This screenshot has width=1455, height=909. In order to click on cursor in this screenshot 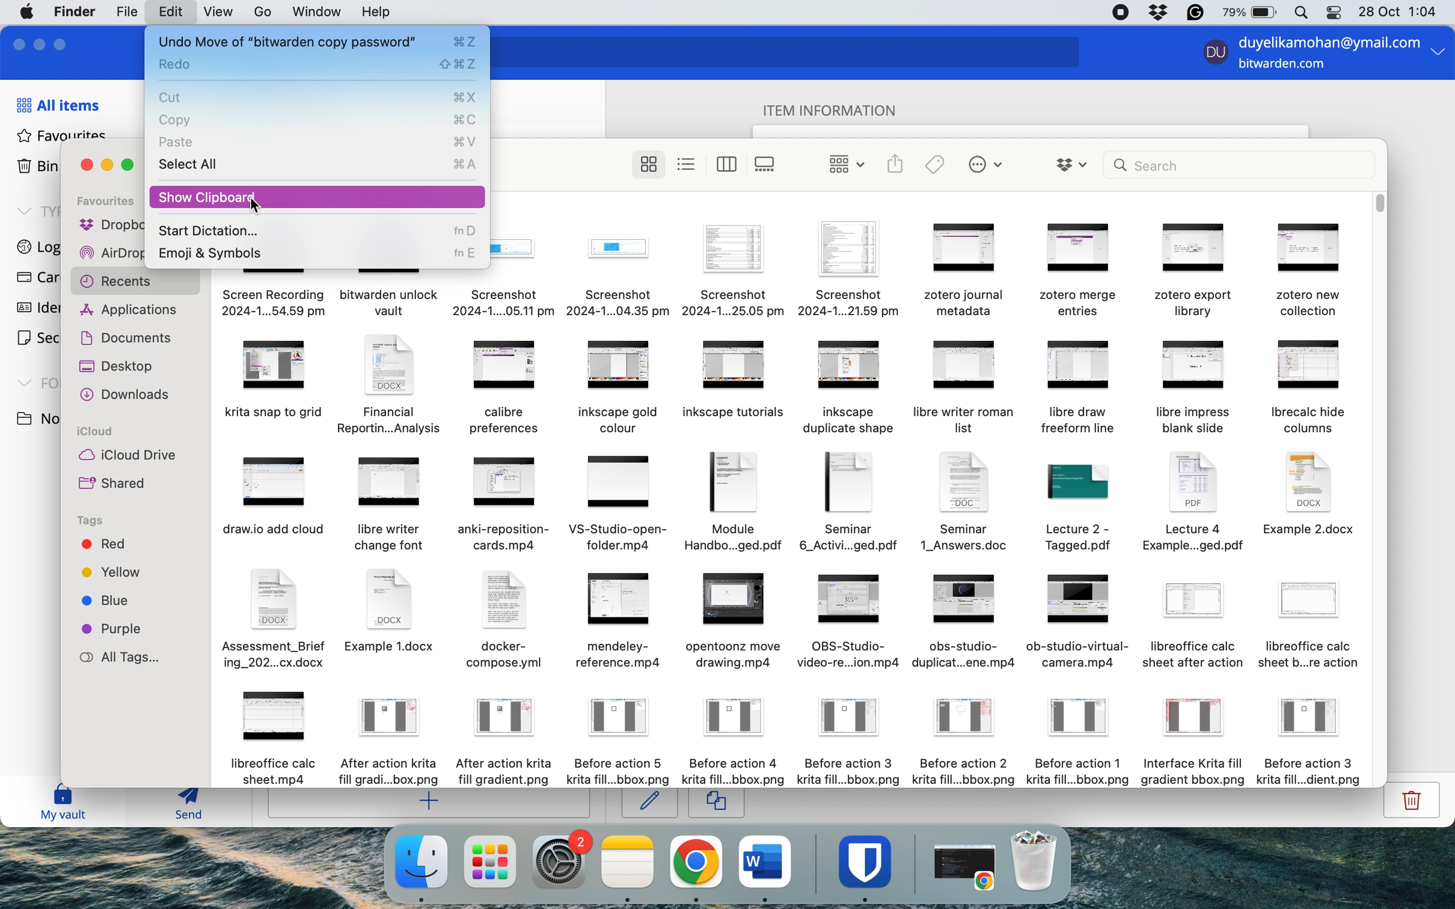, I will do `click(423, 888)`.